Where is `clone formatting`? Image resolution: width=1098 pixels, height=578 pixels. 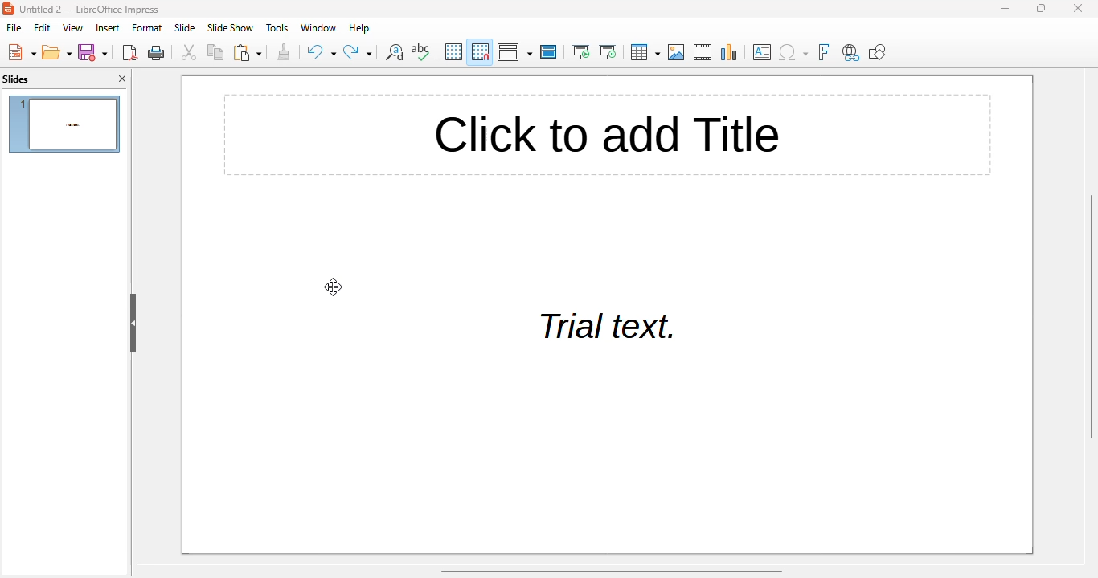
clone formatting is located at coordinates (284, 51).